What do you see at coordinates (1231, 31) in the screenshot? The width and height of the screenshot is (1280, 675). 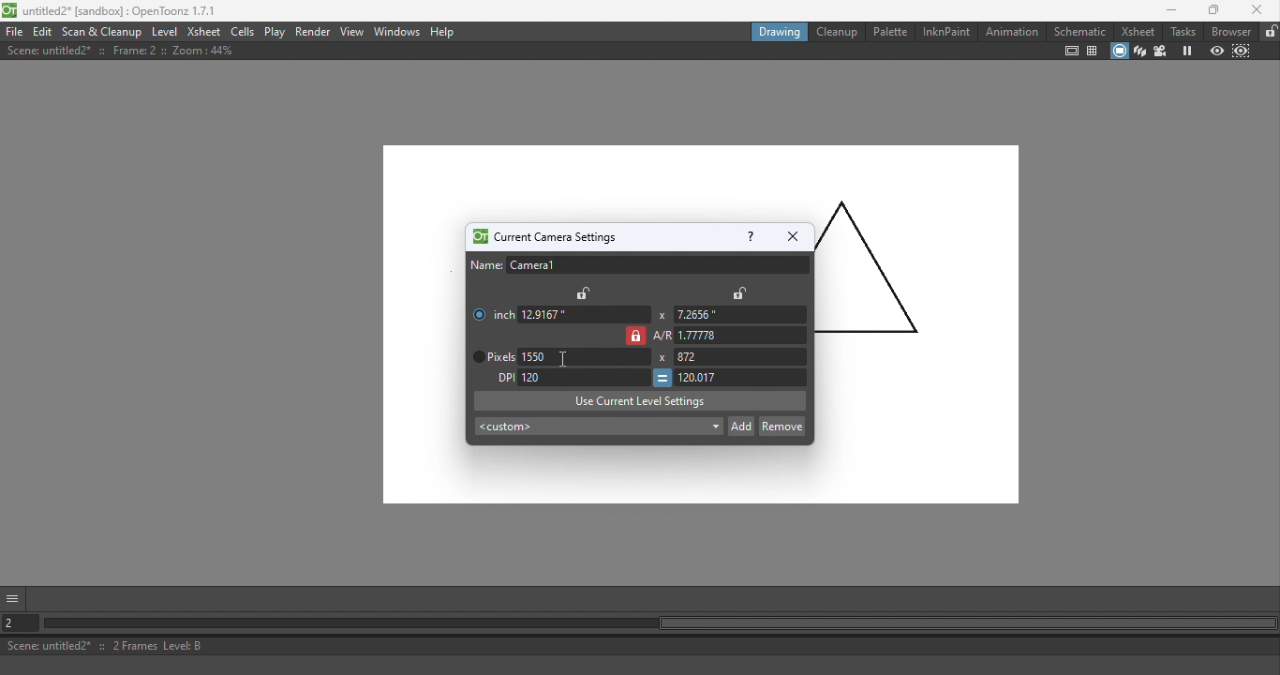 I see `Browser` at bounding box center [1231, 31].